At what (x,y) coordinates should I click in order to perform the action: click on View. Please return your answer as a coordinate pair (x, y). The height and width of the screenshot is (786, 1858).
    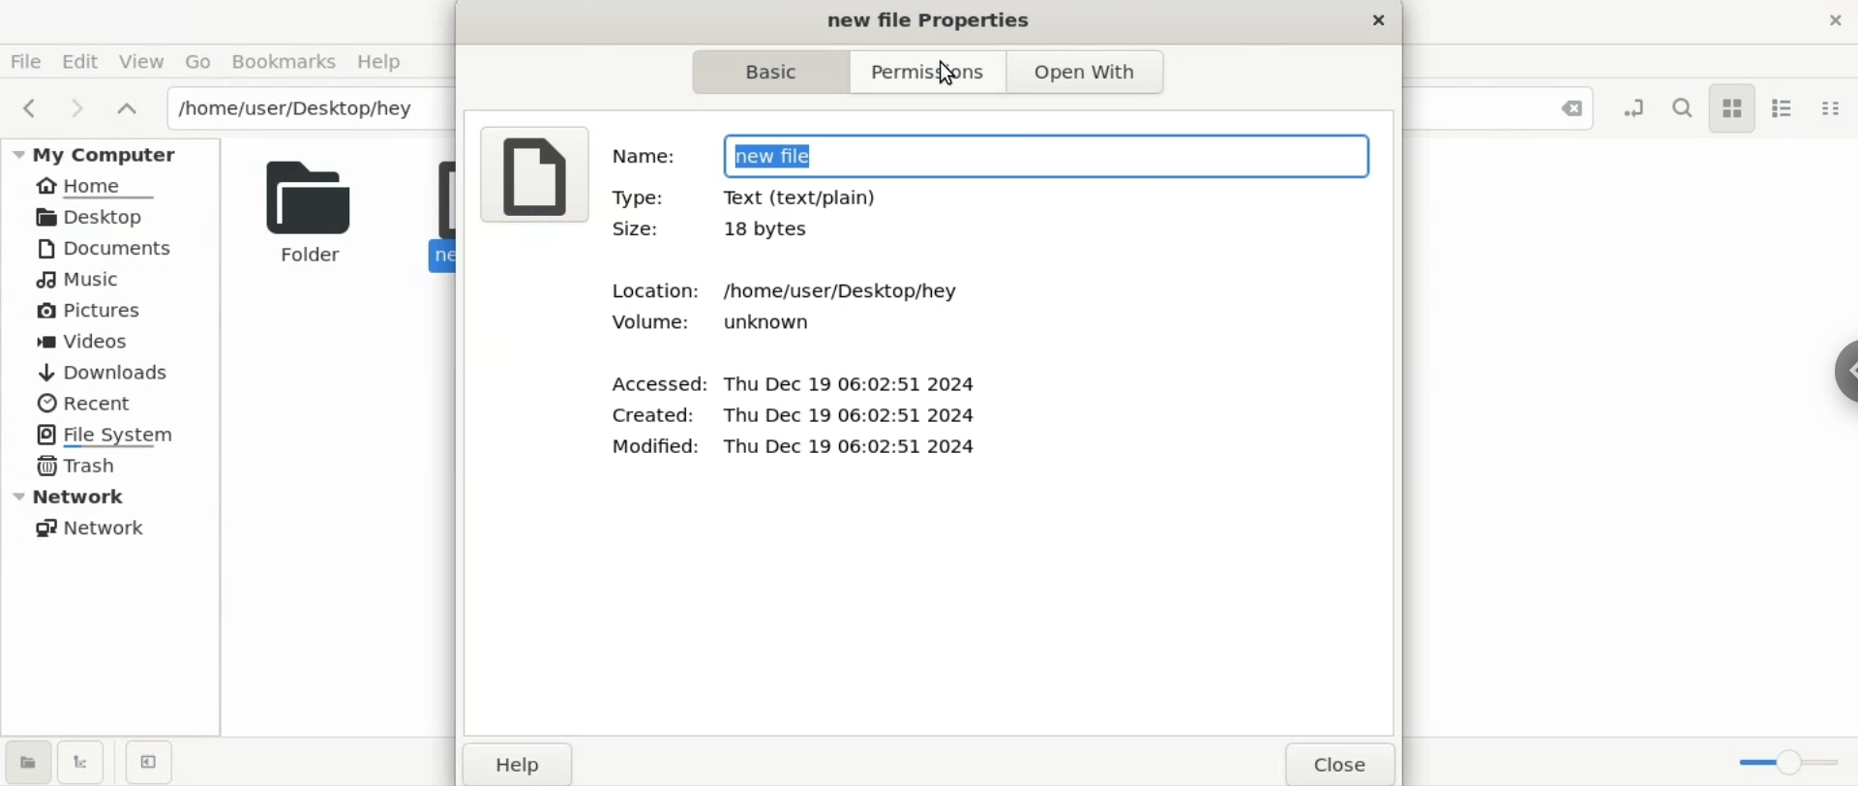
    Looking at the image, I should click on (144, 64).